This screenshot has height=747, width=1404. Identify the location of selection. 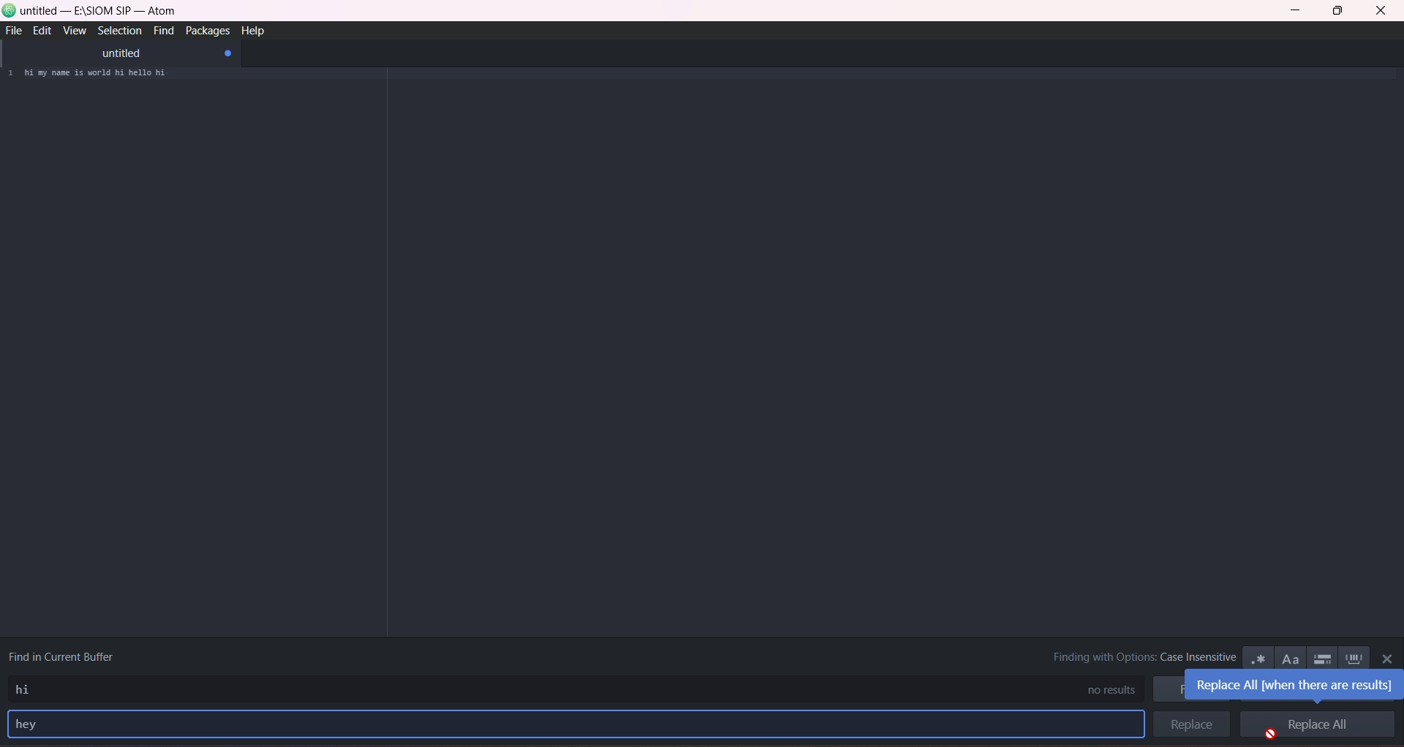
(118, 31).